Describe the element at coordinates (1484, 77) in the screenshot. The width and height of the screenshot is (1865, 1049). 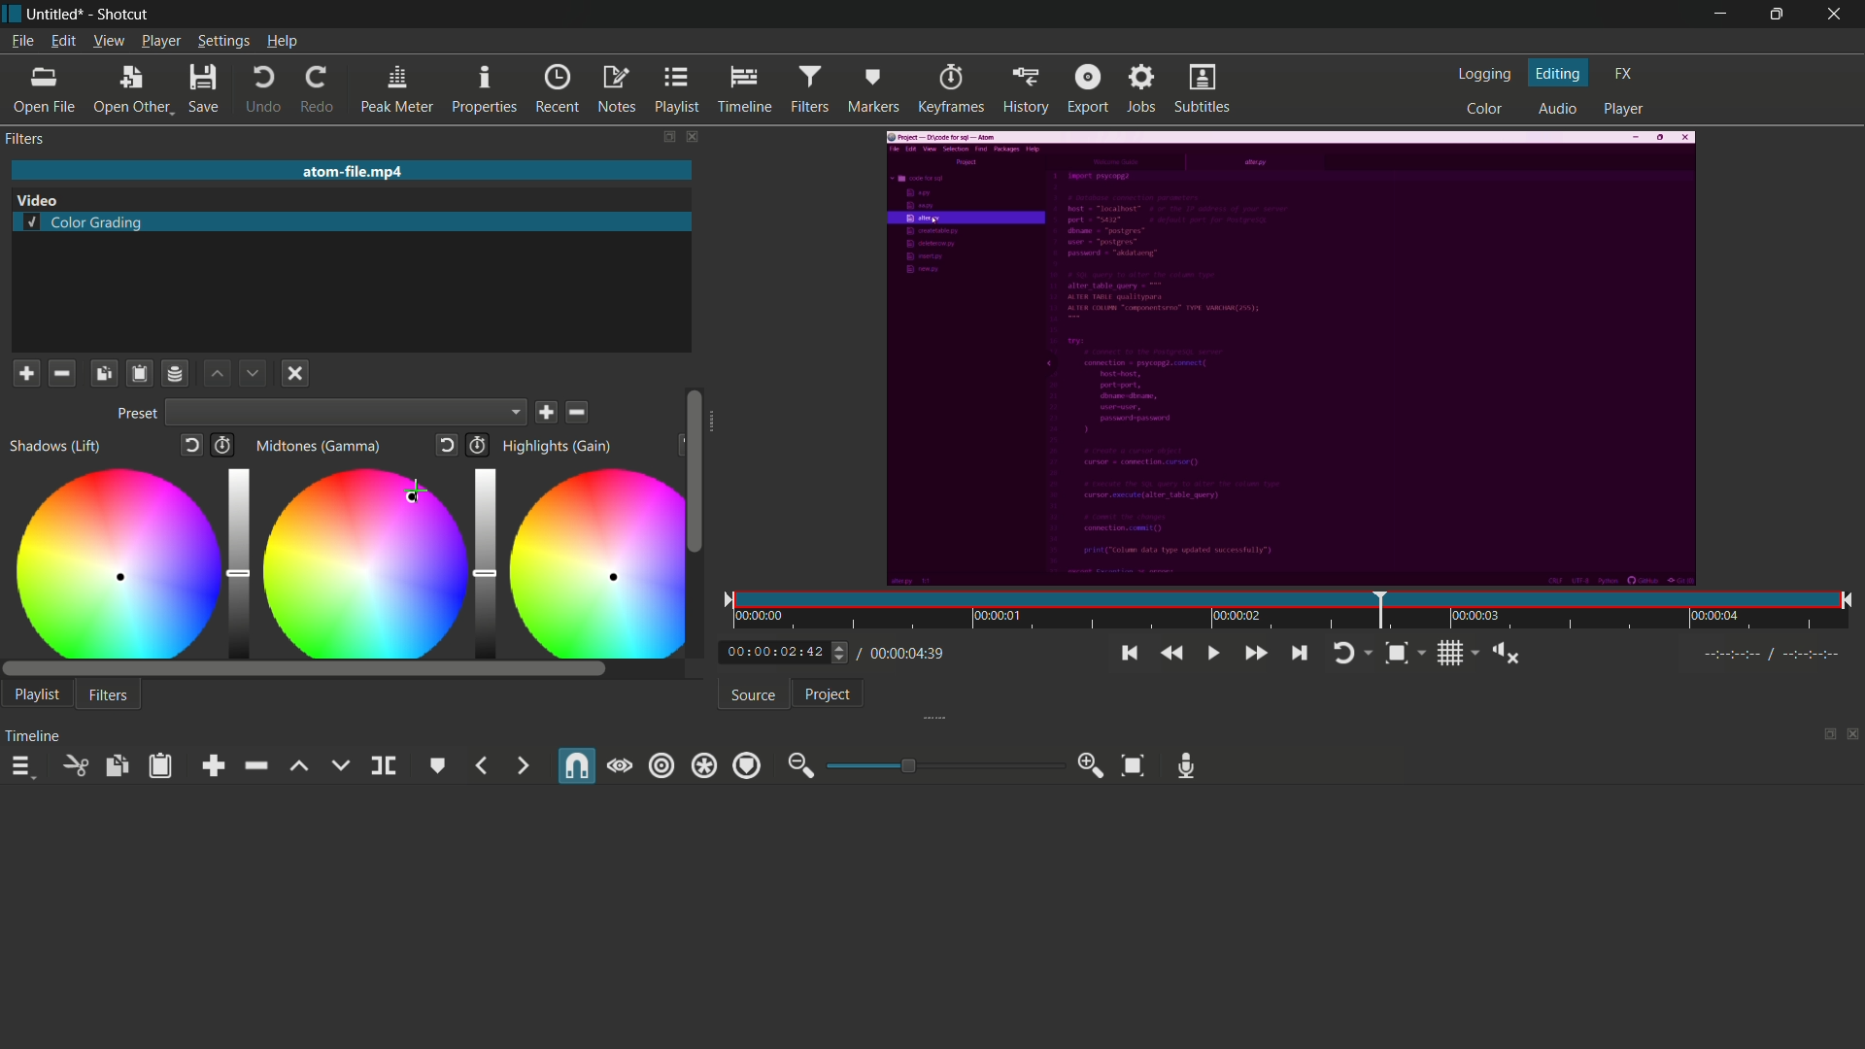
I see `logging` at that location.